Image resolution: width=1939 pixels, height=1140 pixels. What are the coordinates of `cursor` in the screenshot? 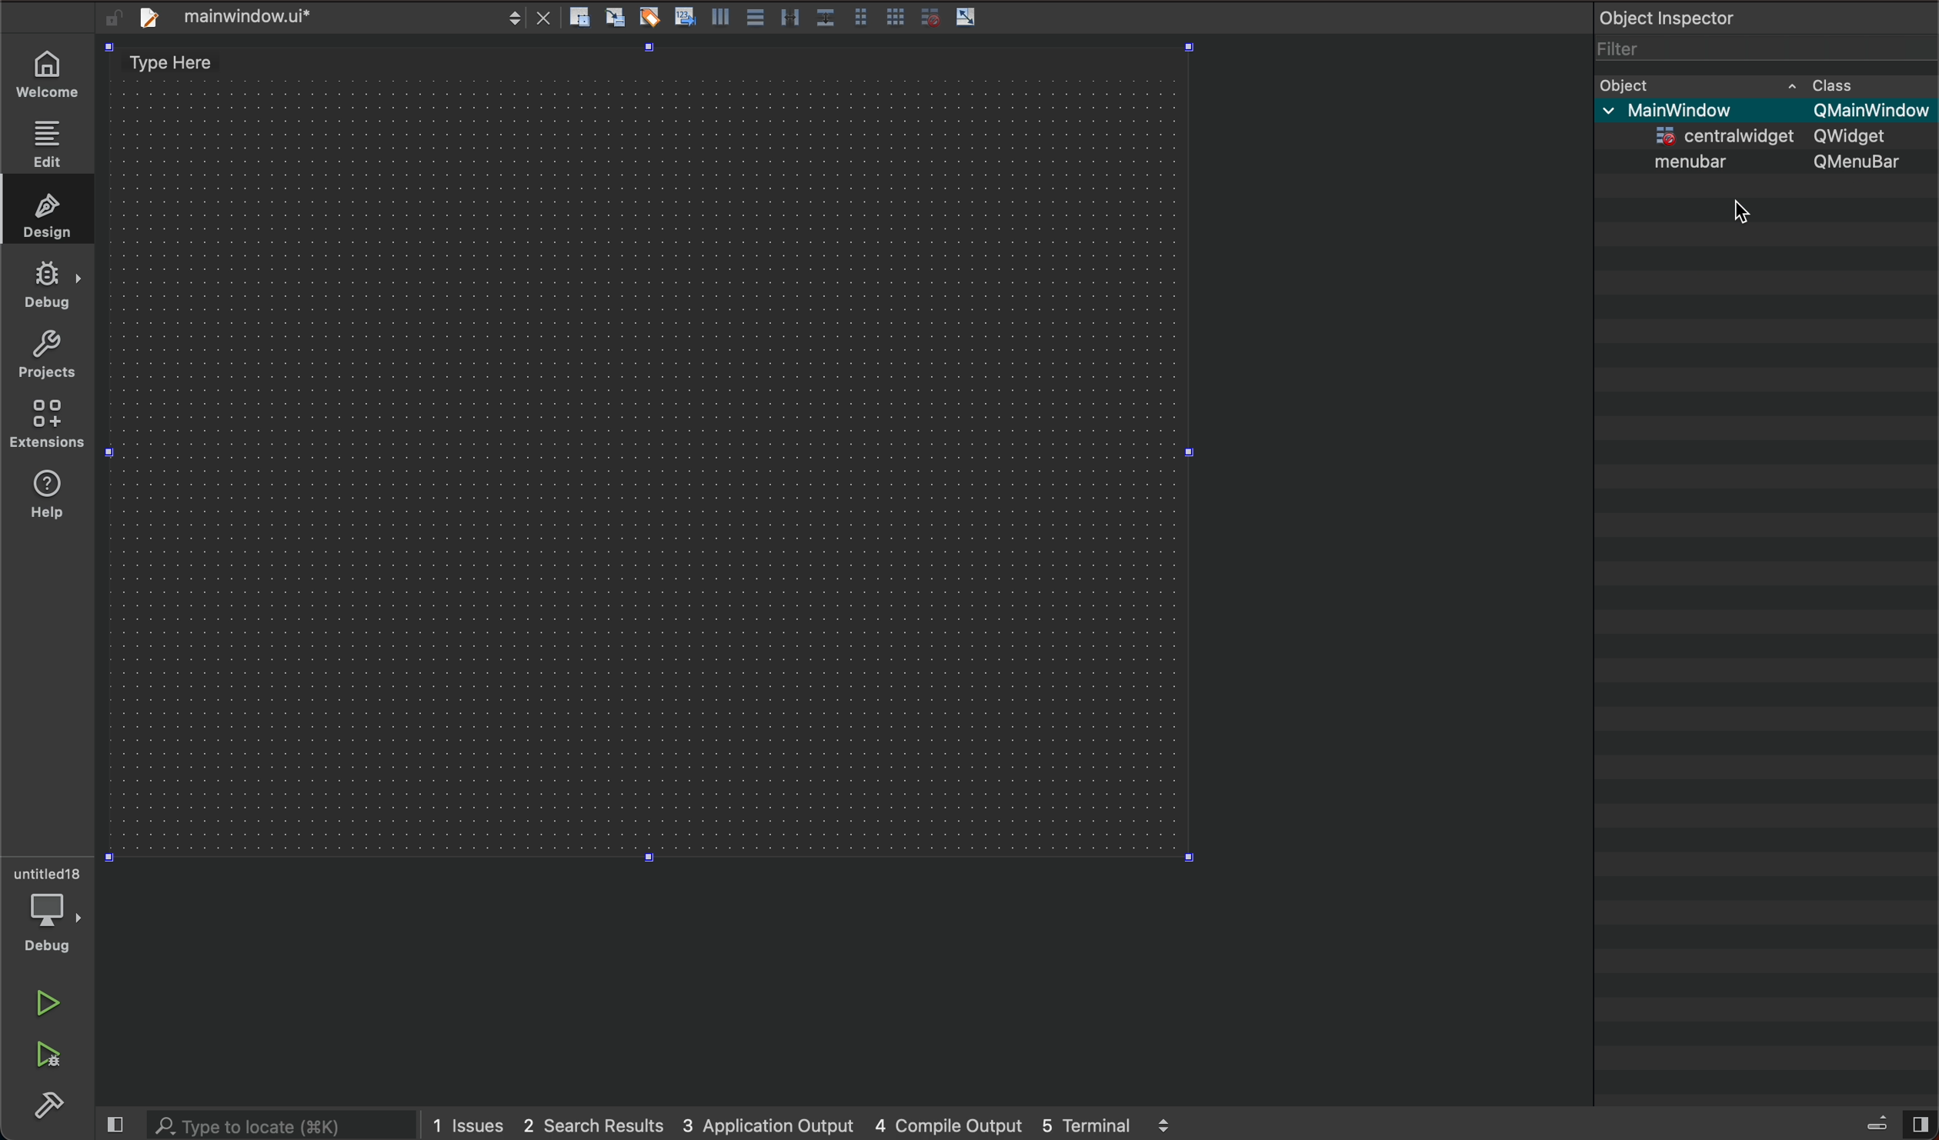 It's located at (1739, 209).